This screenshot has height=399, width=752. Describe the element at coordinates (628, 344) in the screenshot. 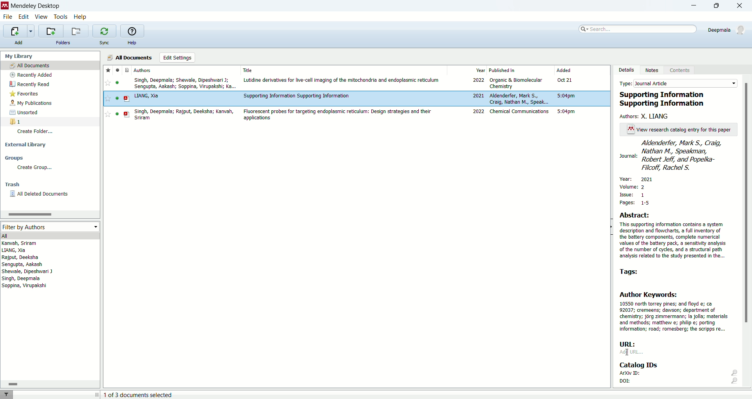

I see `URL:` at that location.